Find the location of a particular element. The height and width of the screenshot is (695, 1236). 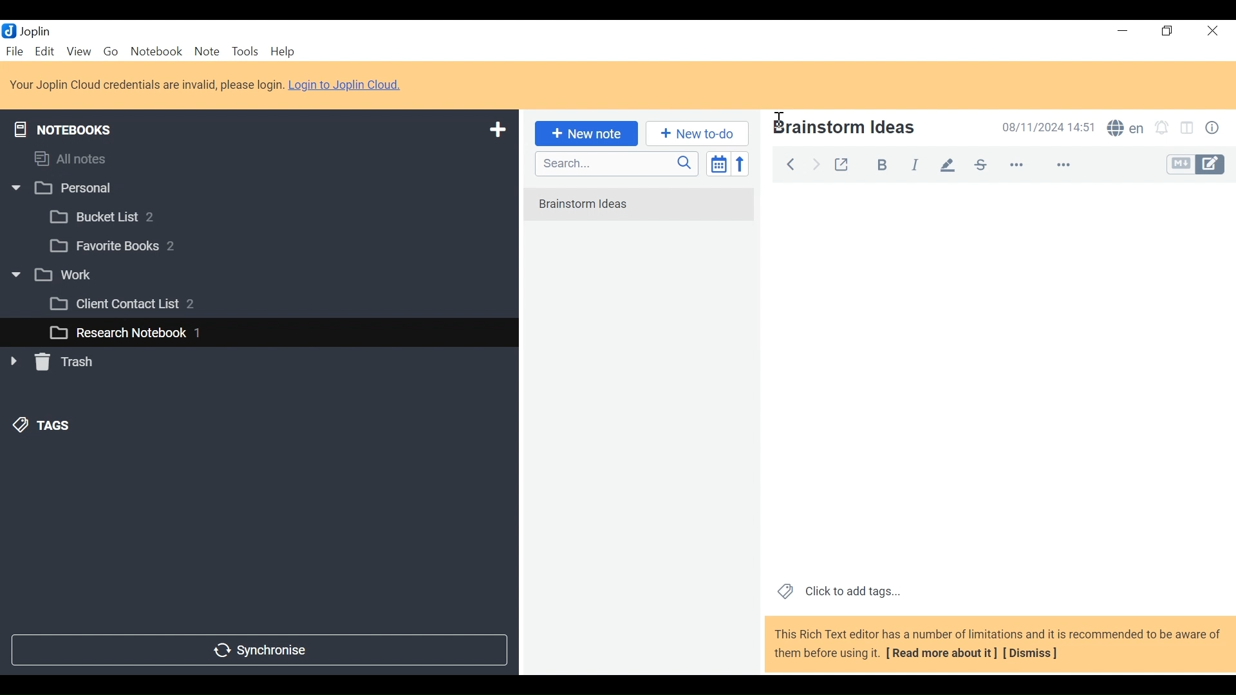

Date and Time is located at coordinates (1045, 127).